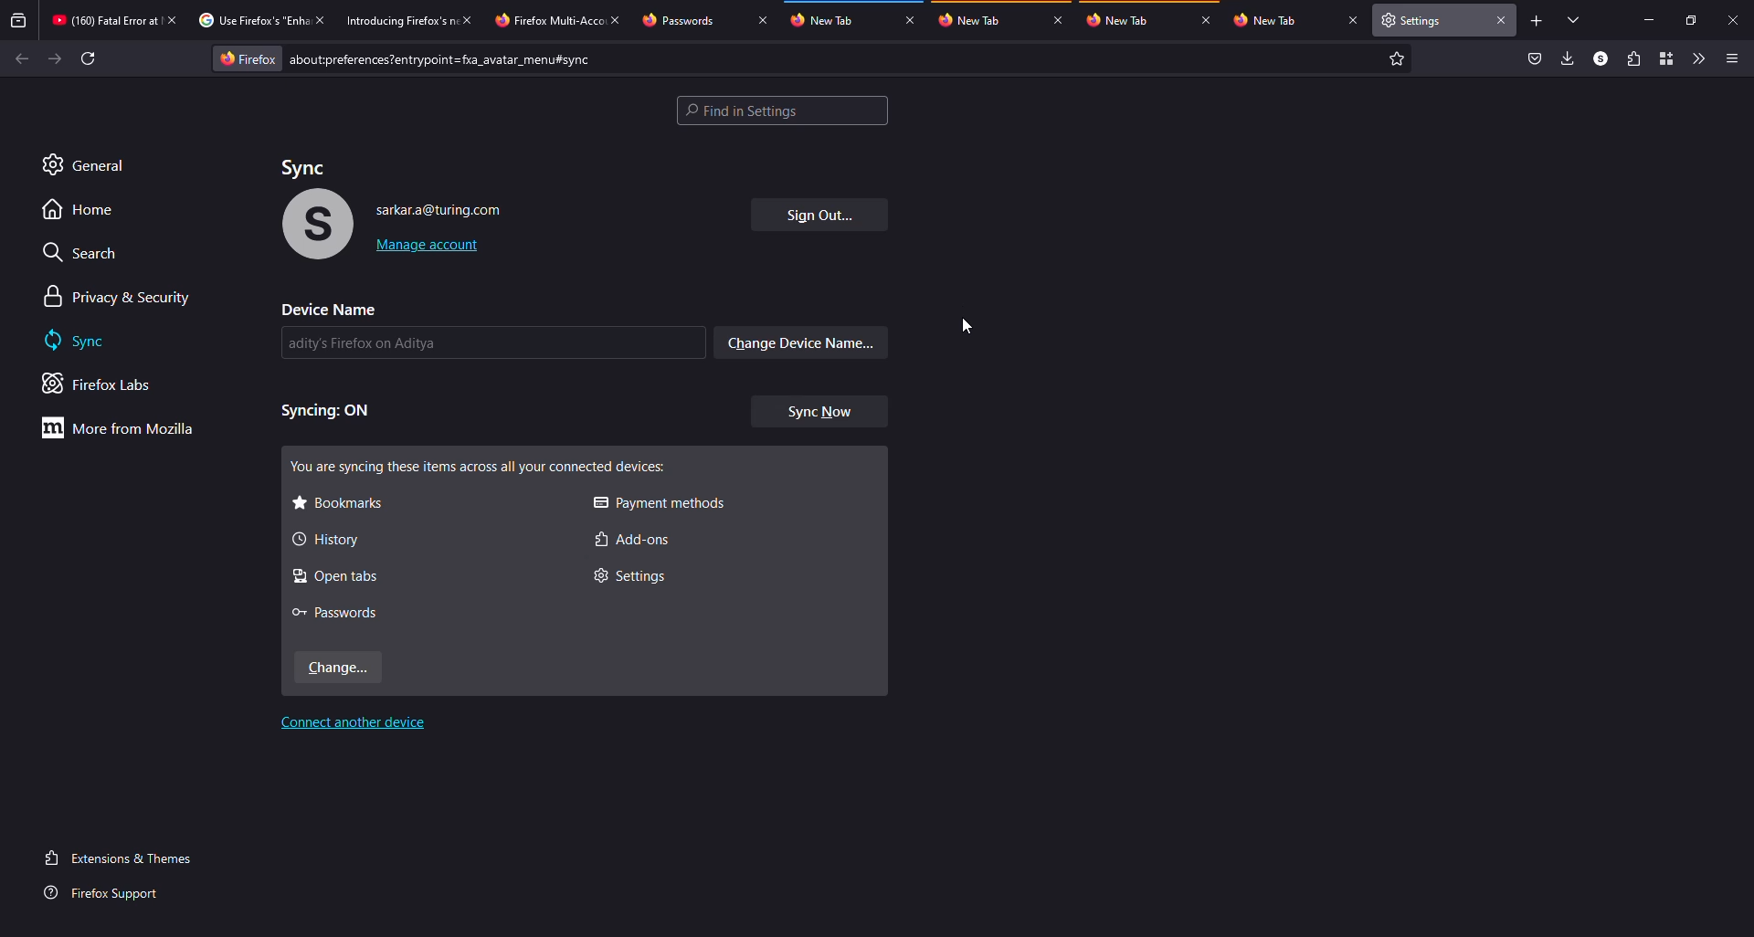  I want to click on firefox labs, so click(104, 382).